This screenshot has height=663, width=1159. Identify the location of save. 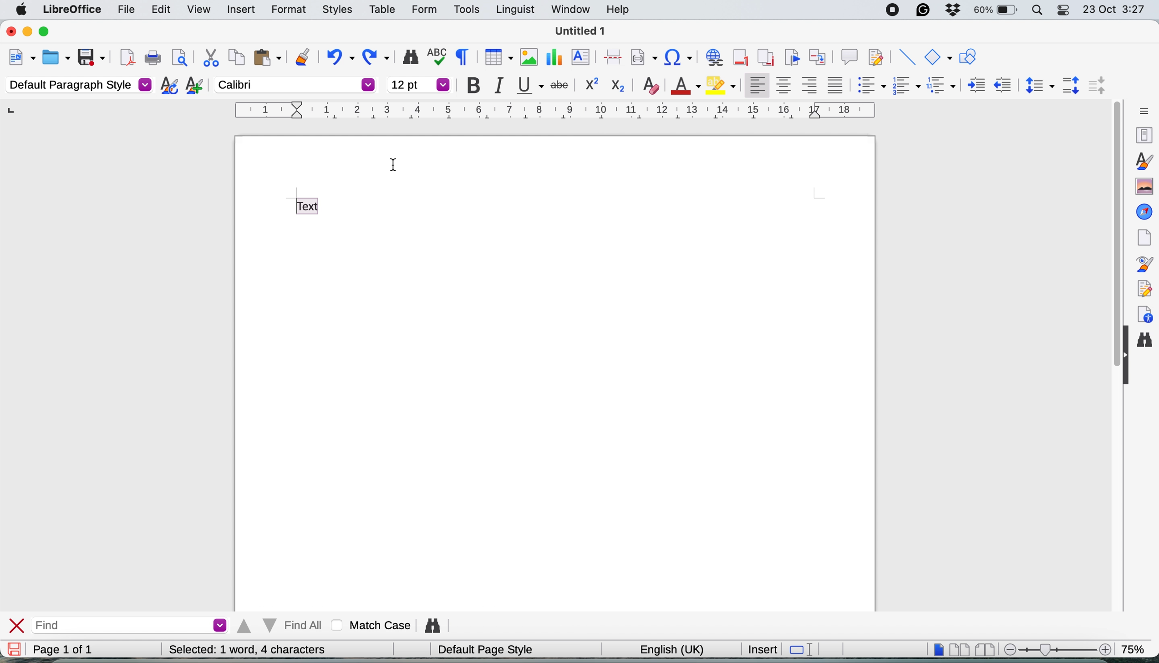
(15, 649).